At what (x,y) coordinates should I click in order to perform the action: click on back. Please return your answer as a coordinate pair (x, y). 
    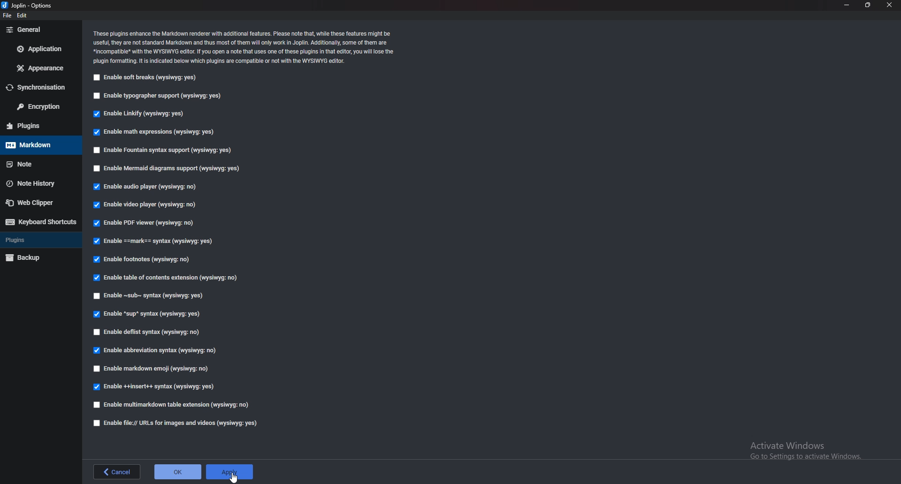
    Looking at the image, I should click on (115, 472).